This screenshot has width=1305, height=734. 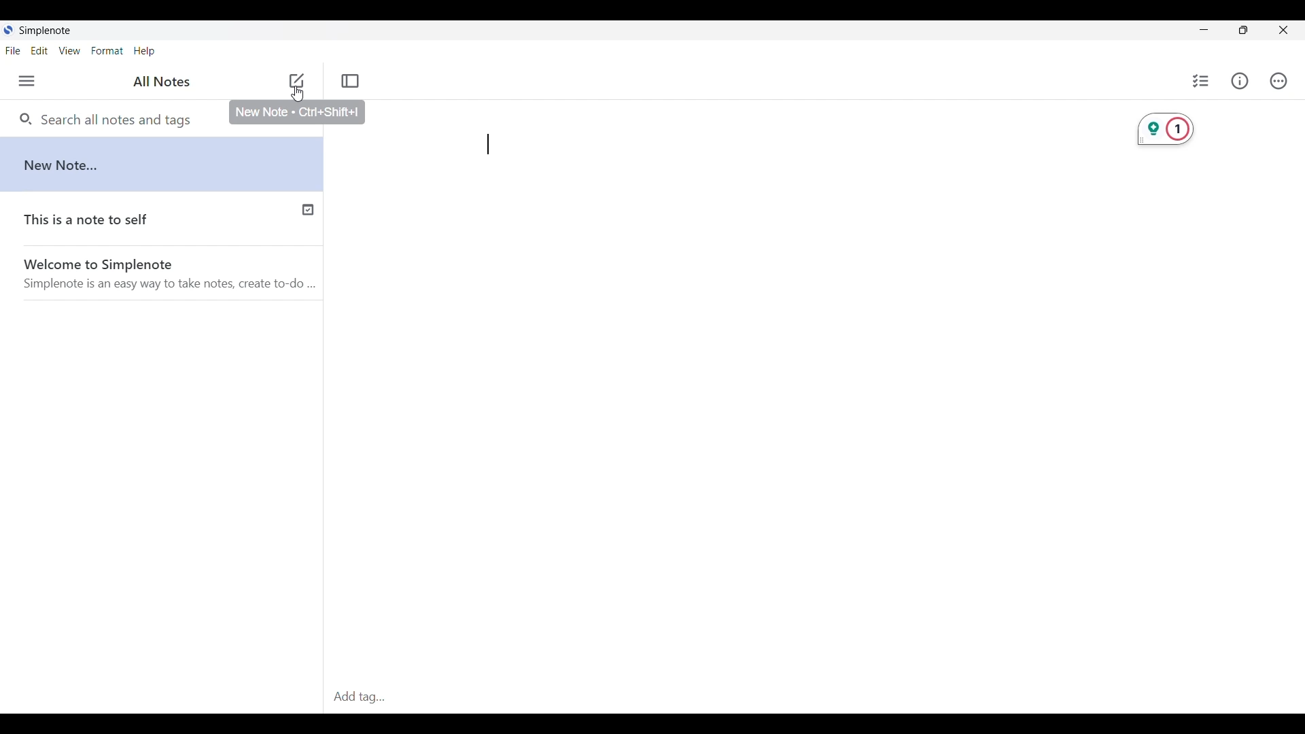 I want to click on Show interface in a smaller tab, so click(x=1244, y=30).